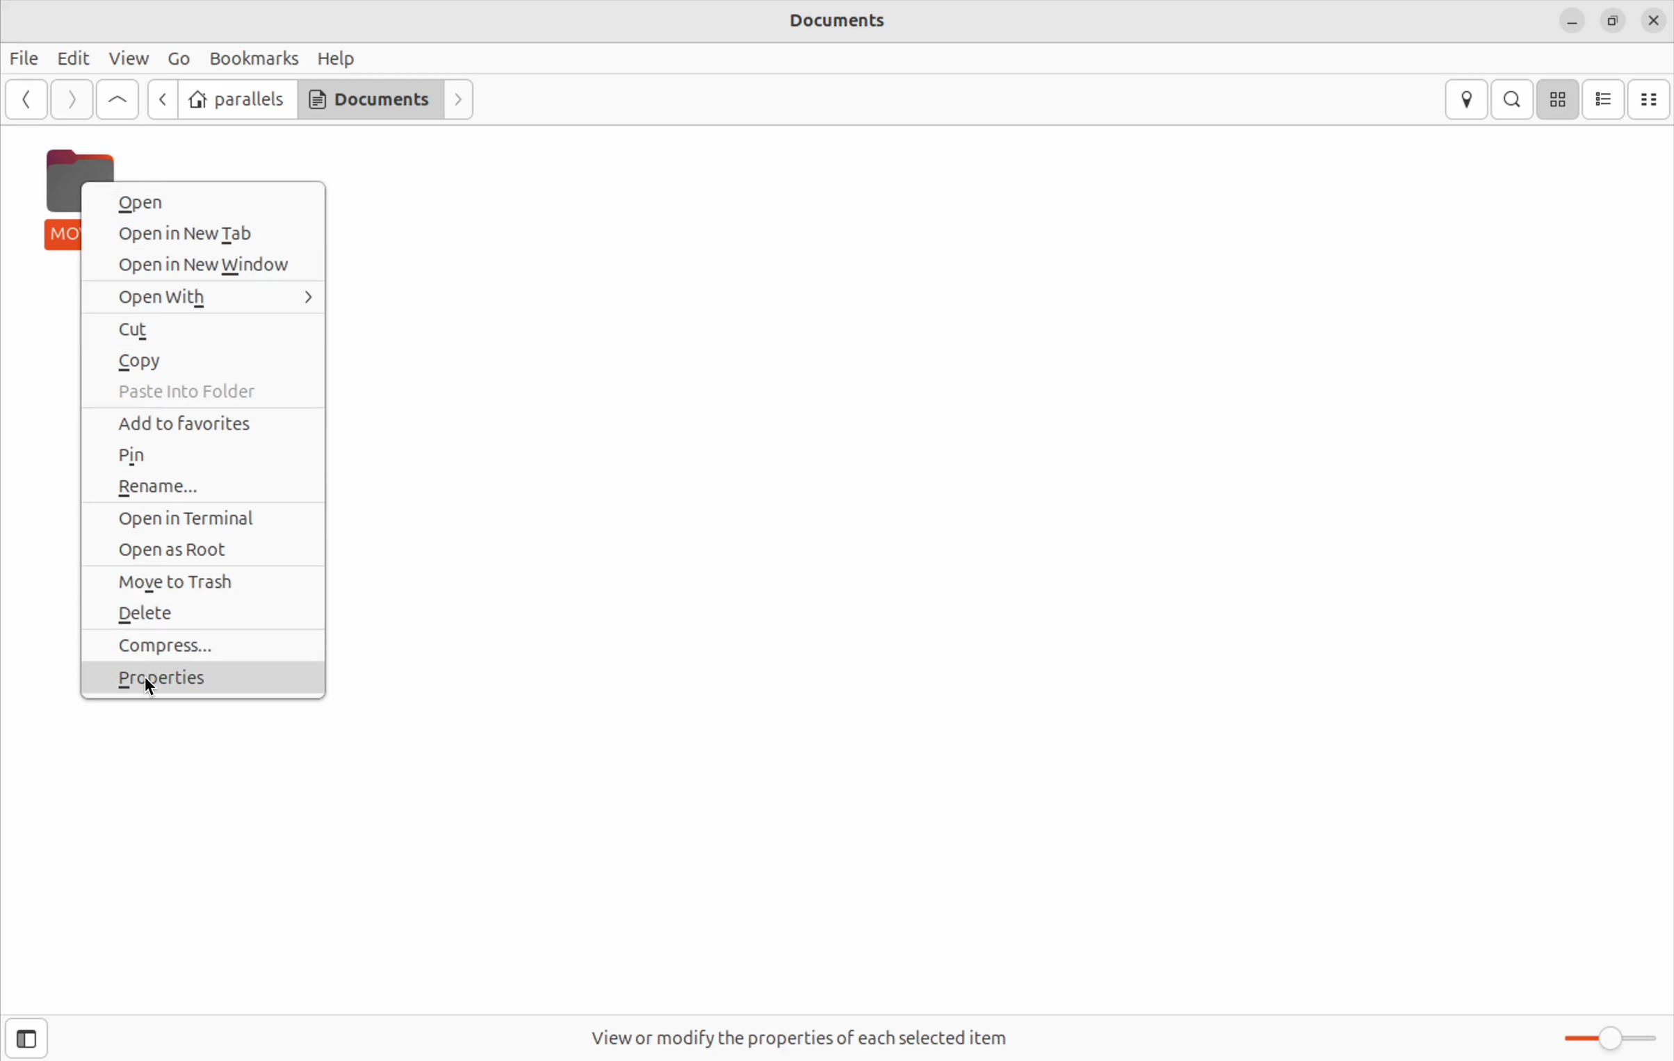 This screenshot has width=1674, height=1061. I want to click on minimize, so click(1572, 19).